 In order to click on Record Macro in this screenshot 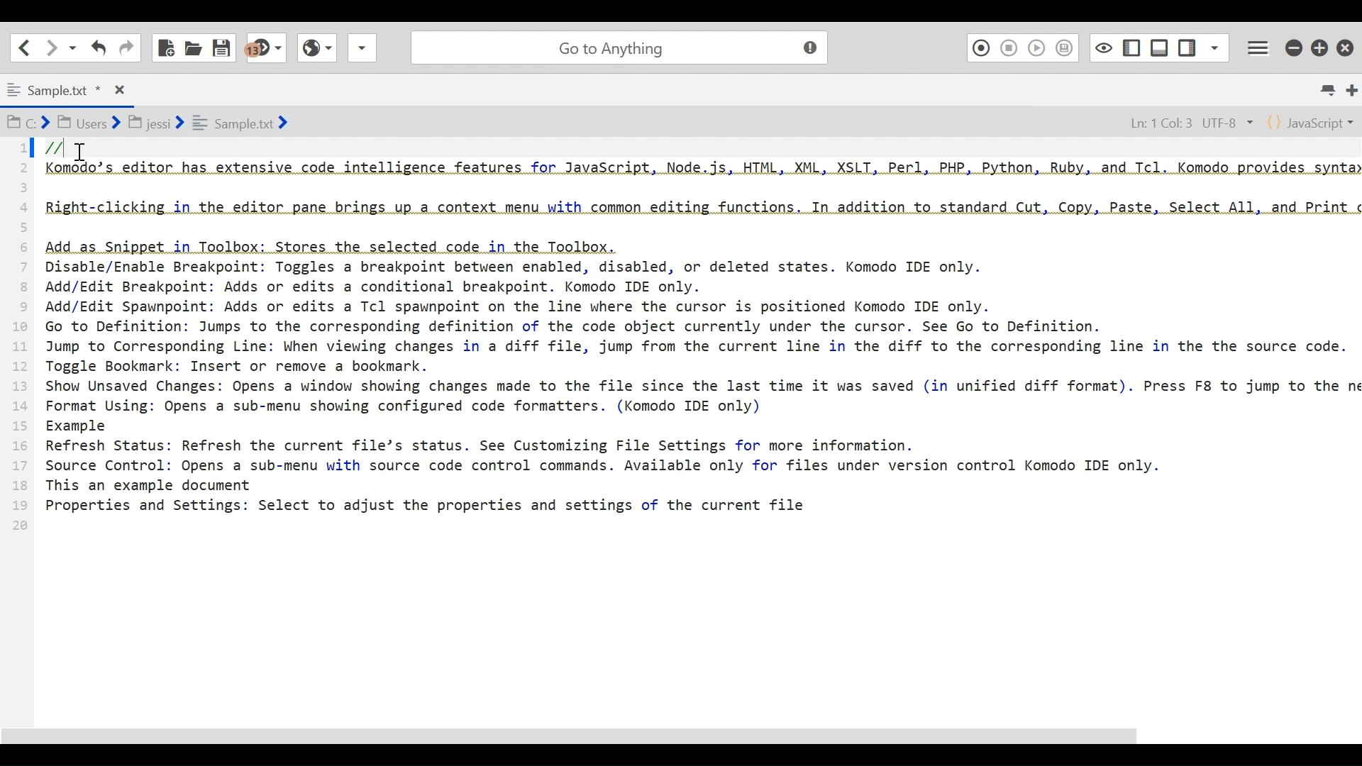, I will do `click(980, 47)`.